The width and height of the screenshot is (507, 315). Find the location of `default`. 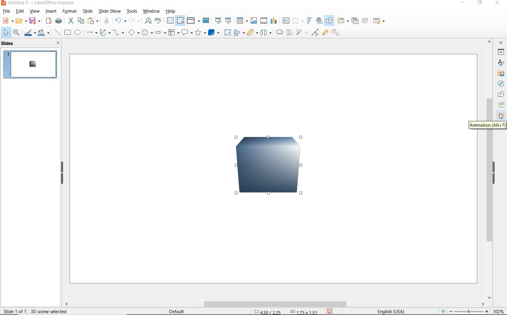

default is located at coordinates (176, 311).